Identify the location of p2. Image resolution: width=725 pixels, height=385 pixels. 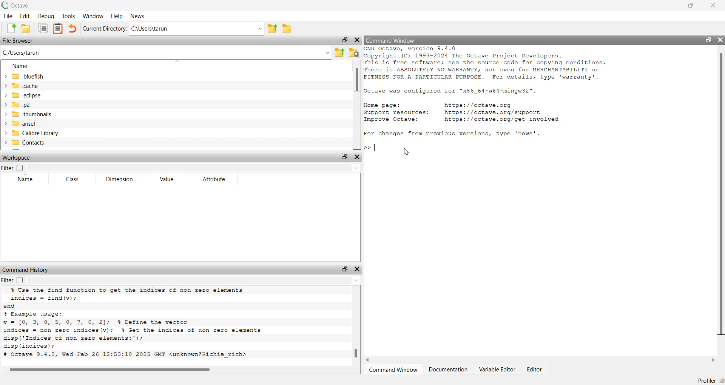
(20, 105).